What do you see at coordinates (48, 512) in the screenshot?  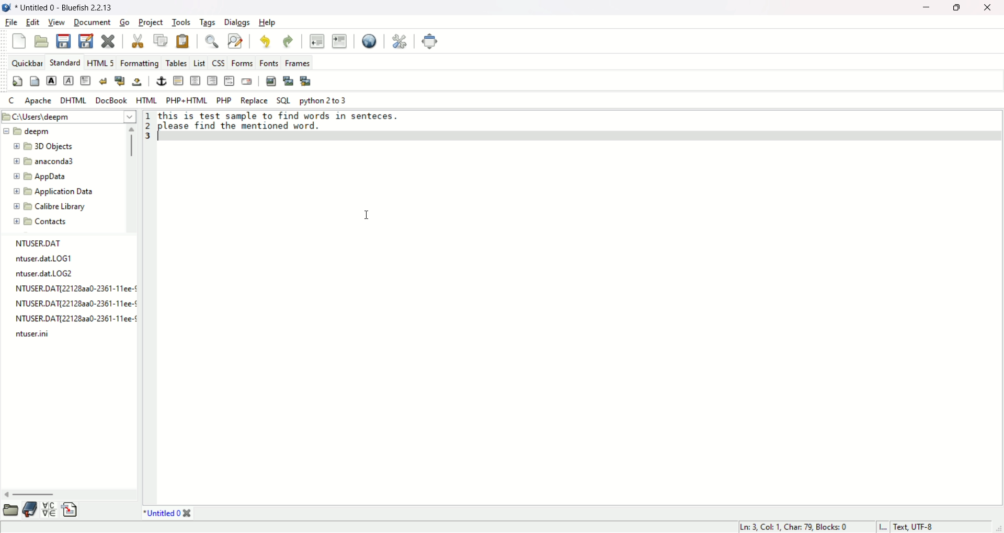 I see `insert character` at bounding box center [48, 512].